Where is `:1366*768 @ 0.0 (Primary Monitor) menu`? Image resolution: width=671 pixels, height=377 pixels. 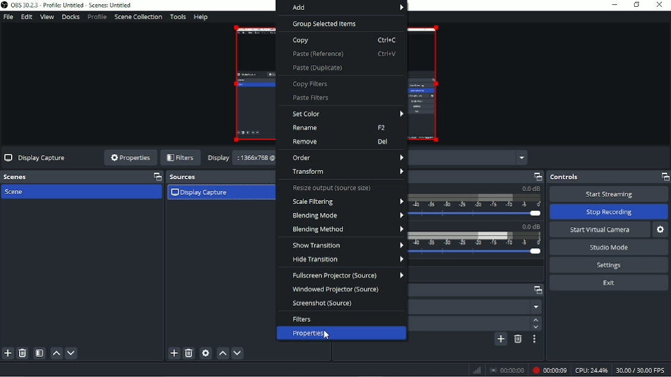 :1366*768 @ 0.0 (Primary Monitor) menu is located at coordinates (256, 159).